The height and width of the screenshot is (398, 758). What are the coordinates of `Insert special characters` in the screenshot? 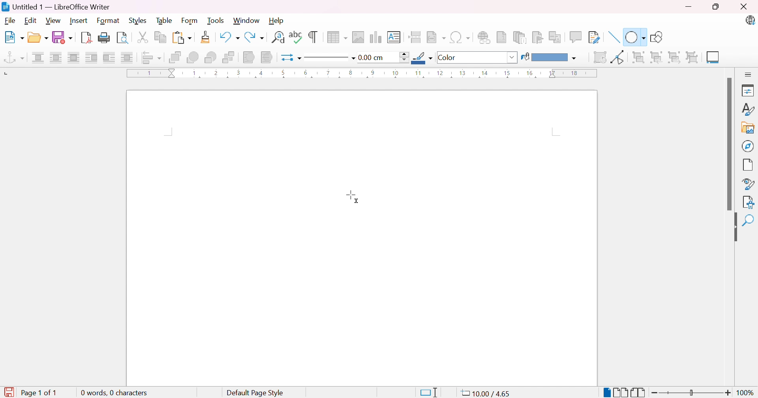 It's located at (460, 37).